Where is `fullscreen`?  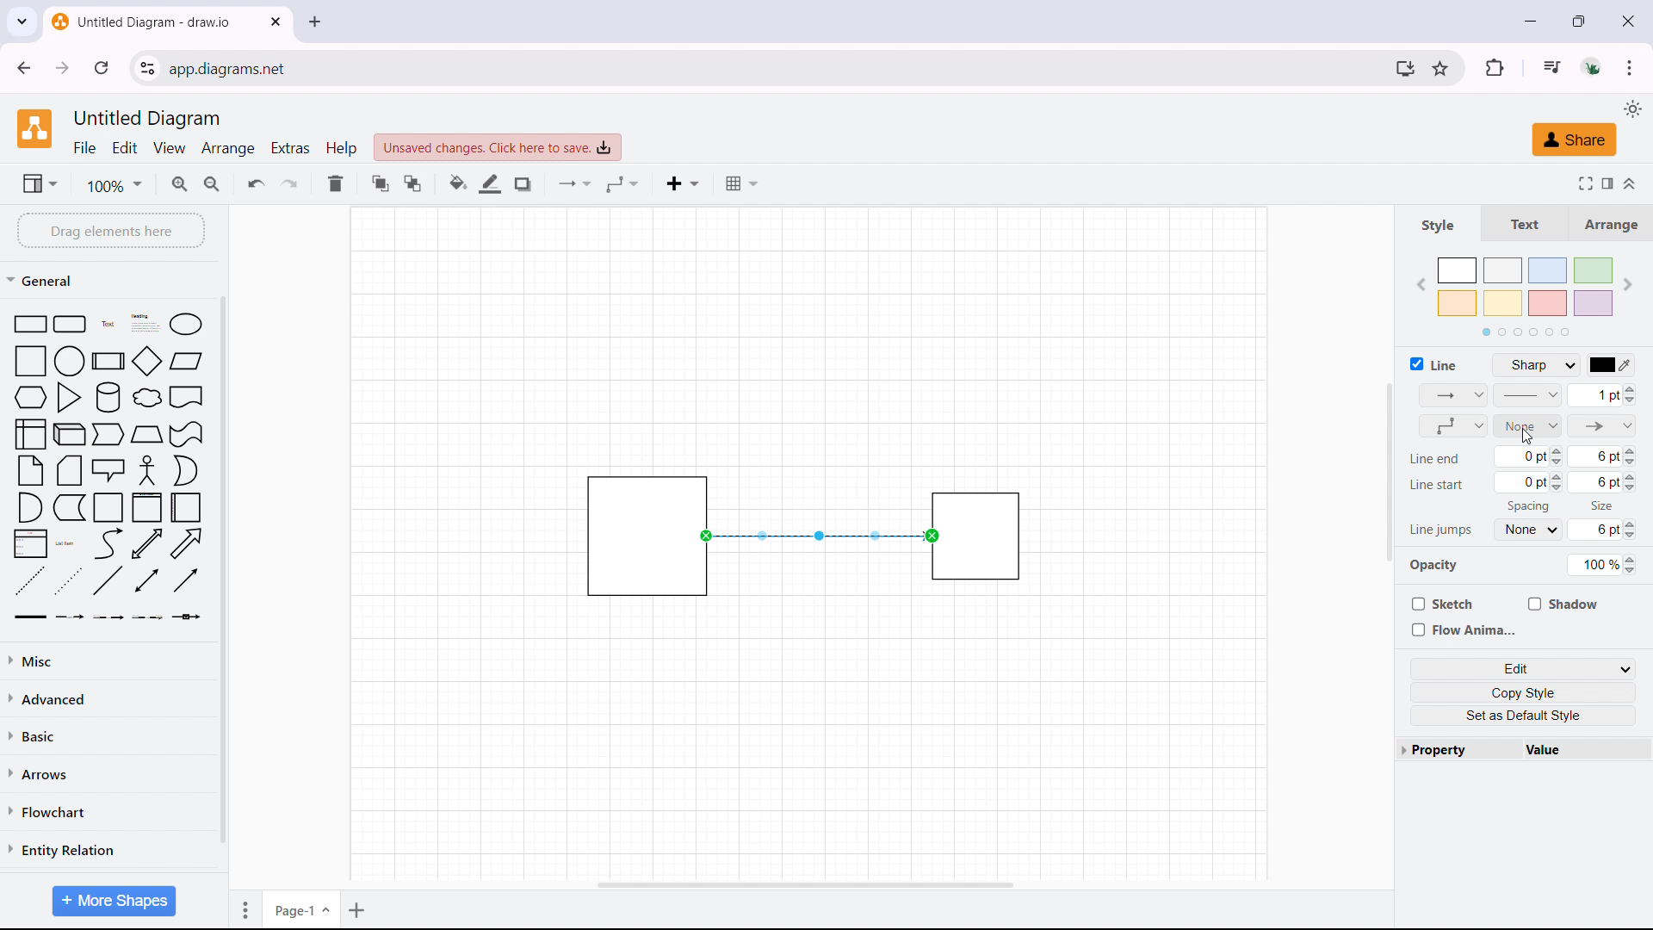 fullscreen is located at coordinates (1582, 183).